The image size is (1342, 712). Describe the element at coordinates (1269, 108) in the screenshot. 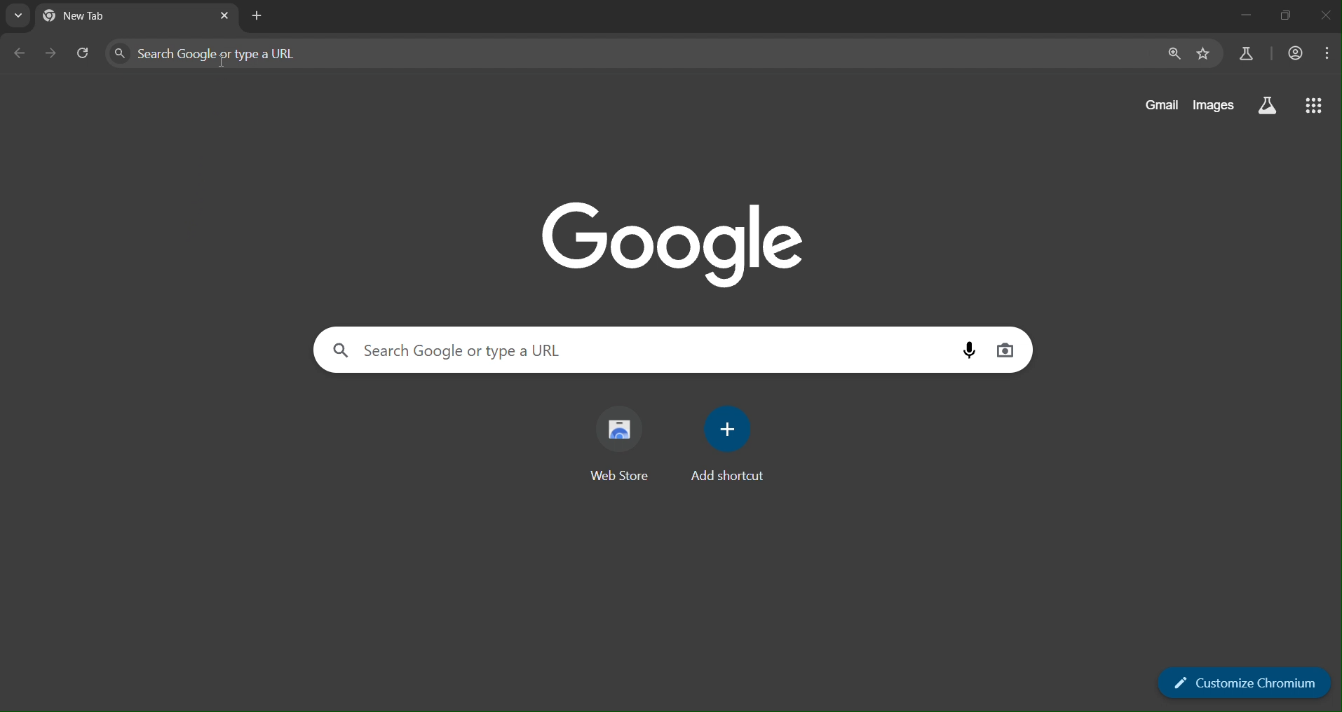

I see `search labs` at that location.